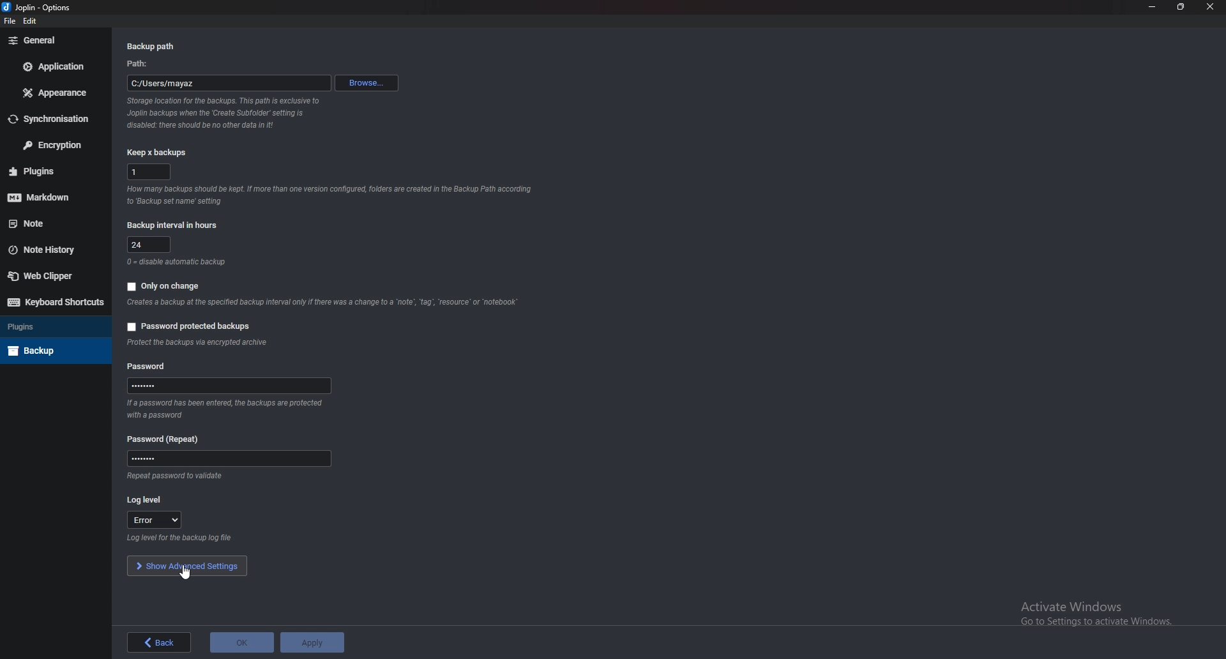 Image resolution: width=1226 pixels, height=659 pixels. What do you see at coordinates (181, 575) in the screenshot?
I see `cursor` at bounding box center [181, 575].